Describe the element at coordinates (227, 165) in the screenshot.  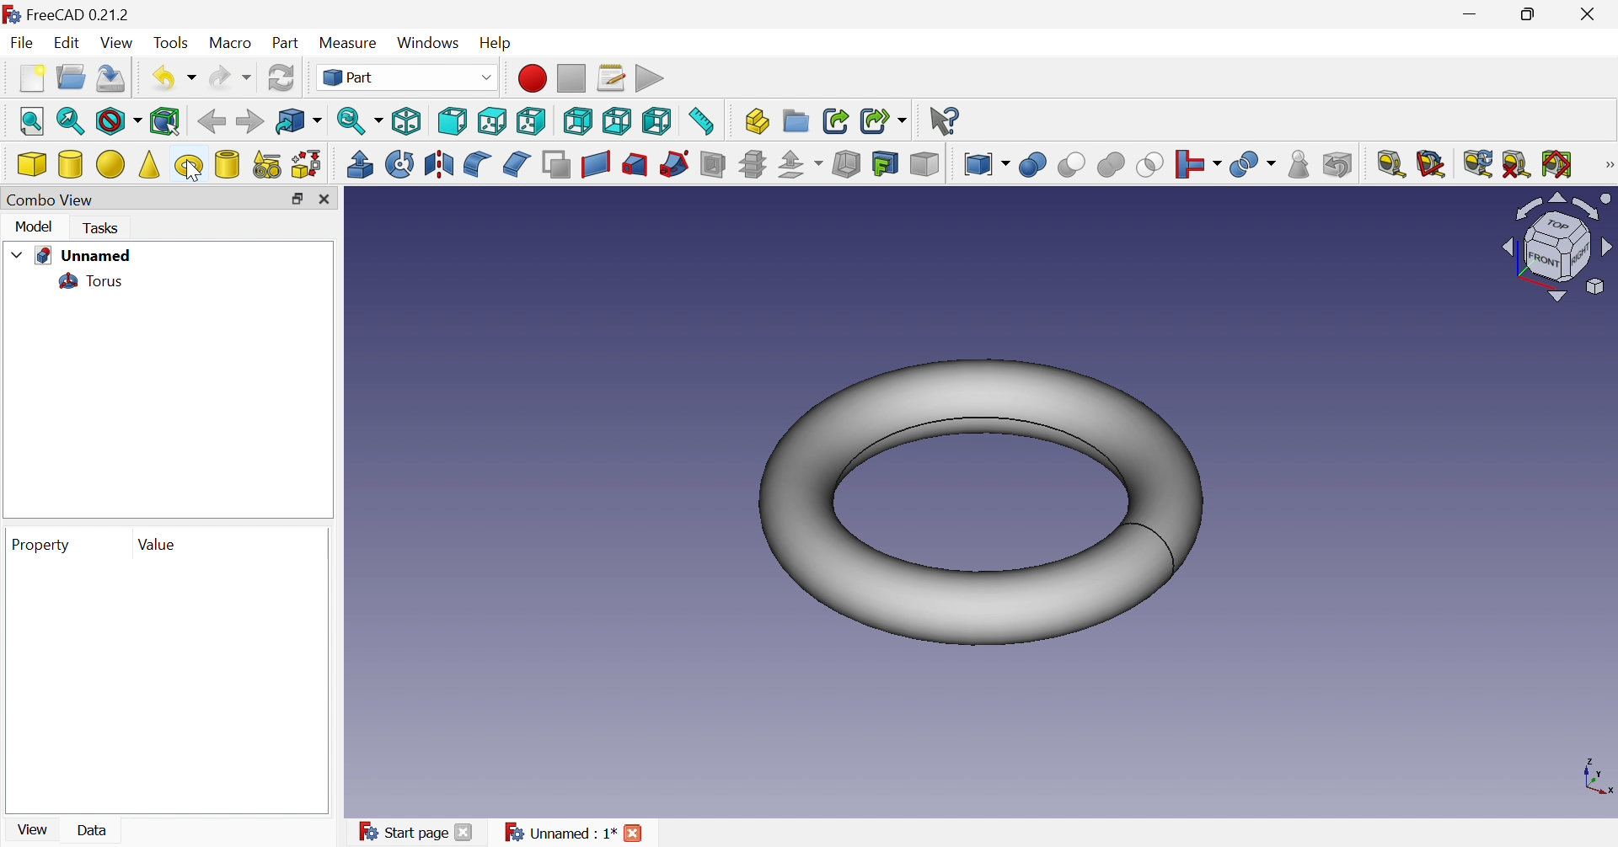
I see `Create tube` at that location.